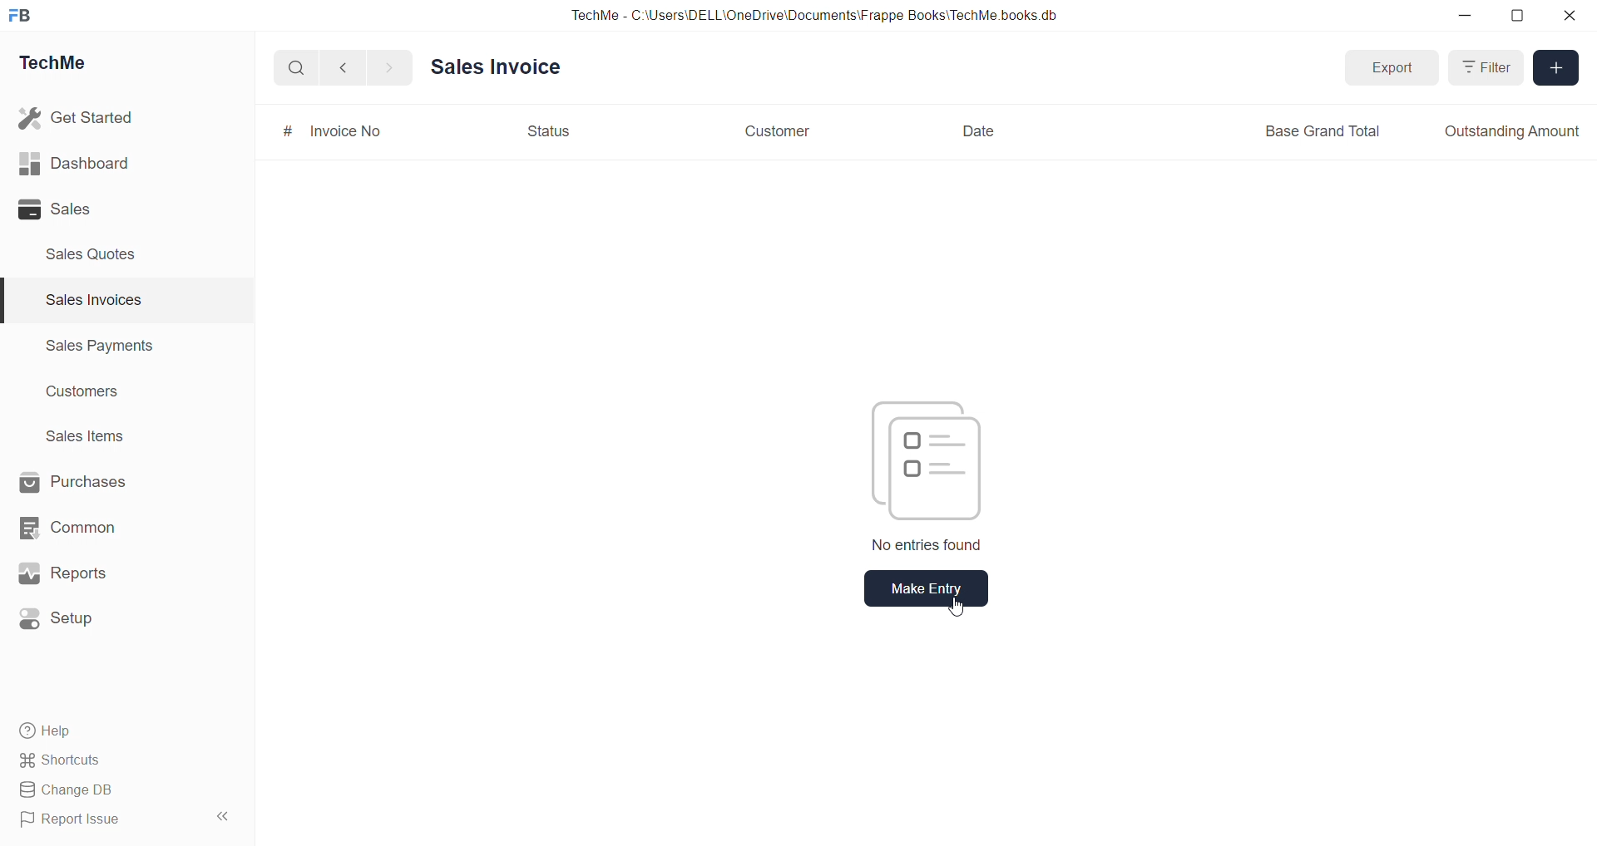 This screenshot has height=846, width=1597. What do you see at coordinates (1392, 69) in the screenshot?
I see `Export` at bounding box center [1392, 69].